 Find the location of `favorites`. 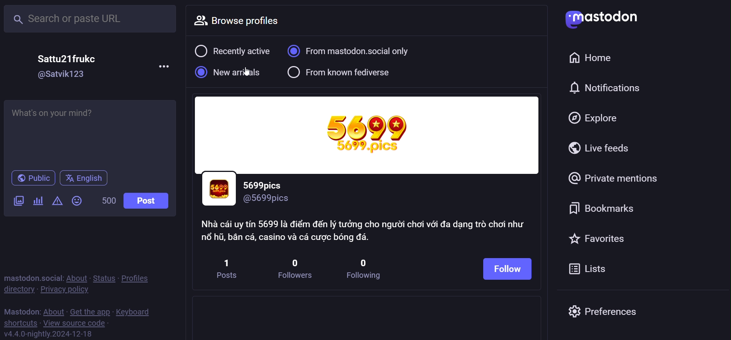

favorites is located at coordinates (599, 239).